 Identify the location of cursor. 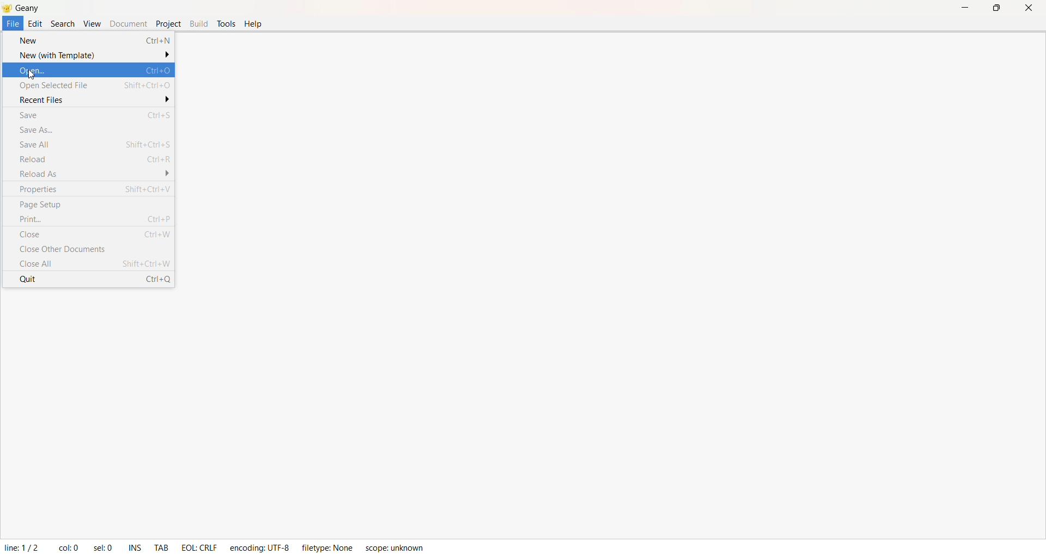
(34, 75).